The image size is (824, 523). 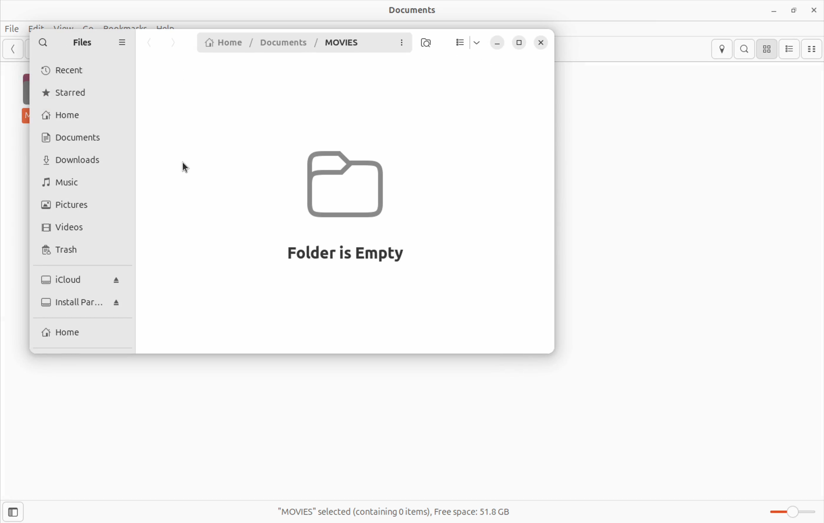 I want to click on Documents, so click(x=80, y=137).